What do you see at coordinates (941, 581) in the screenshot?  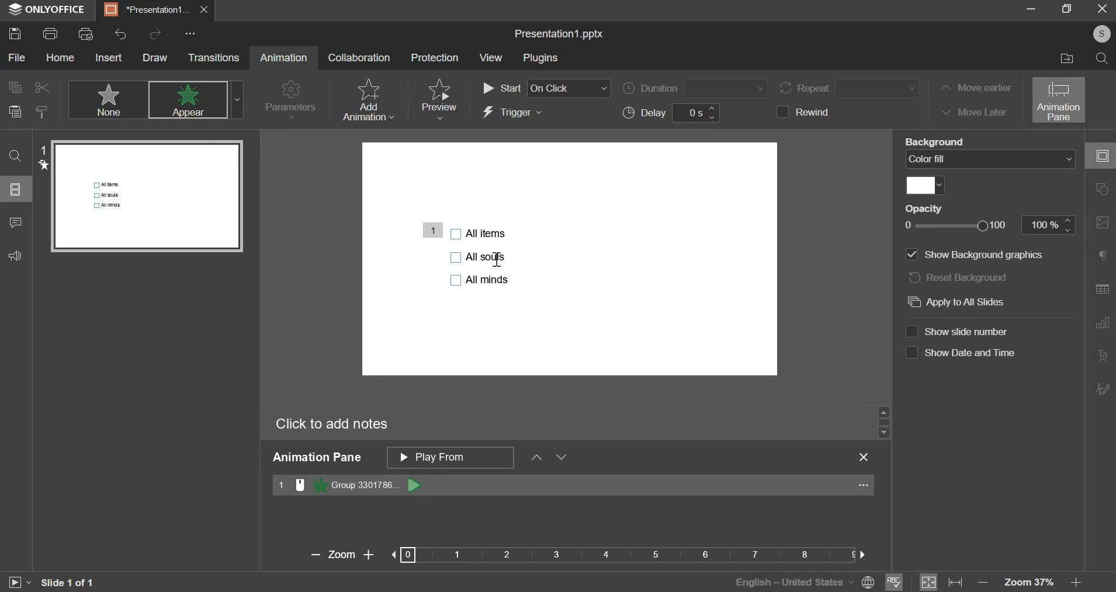 I see `fit` at bounding box center [941, 581].